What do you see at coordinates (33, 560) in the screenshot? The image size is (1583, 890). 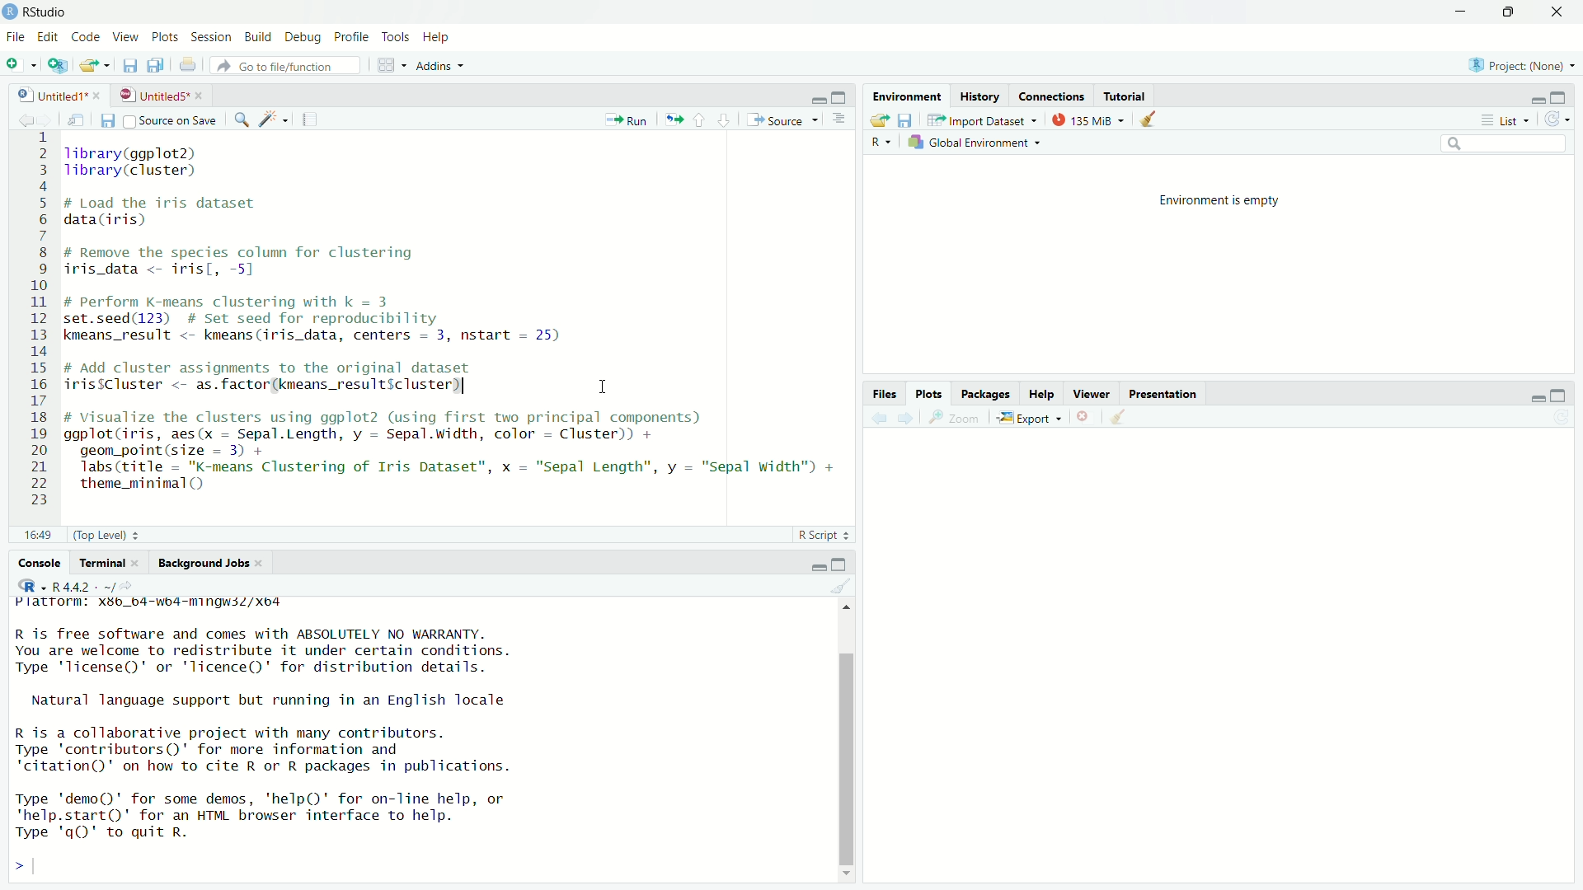 I see `console` at bounding box center [33, 560].